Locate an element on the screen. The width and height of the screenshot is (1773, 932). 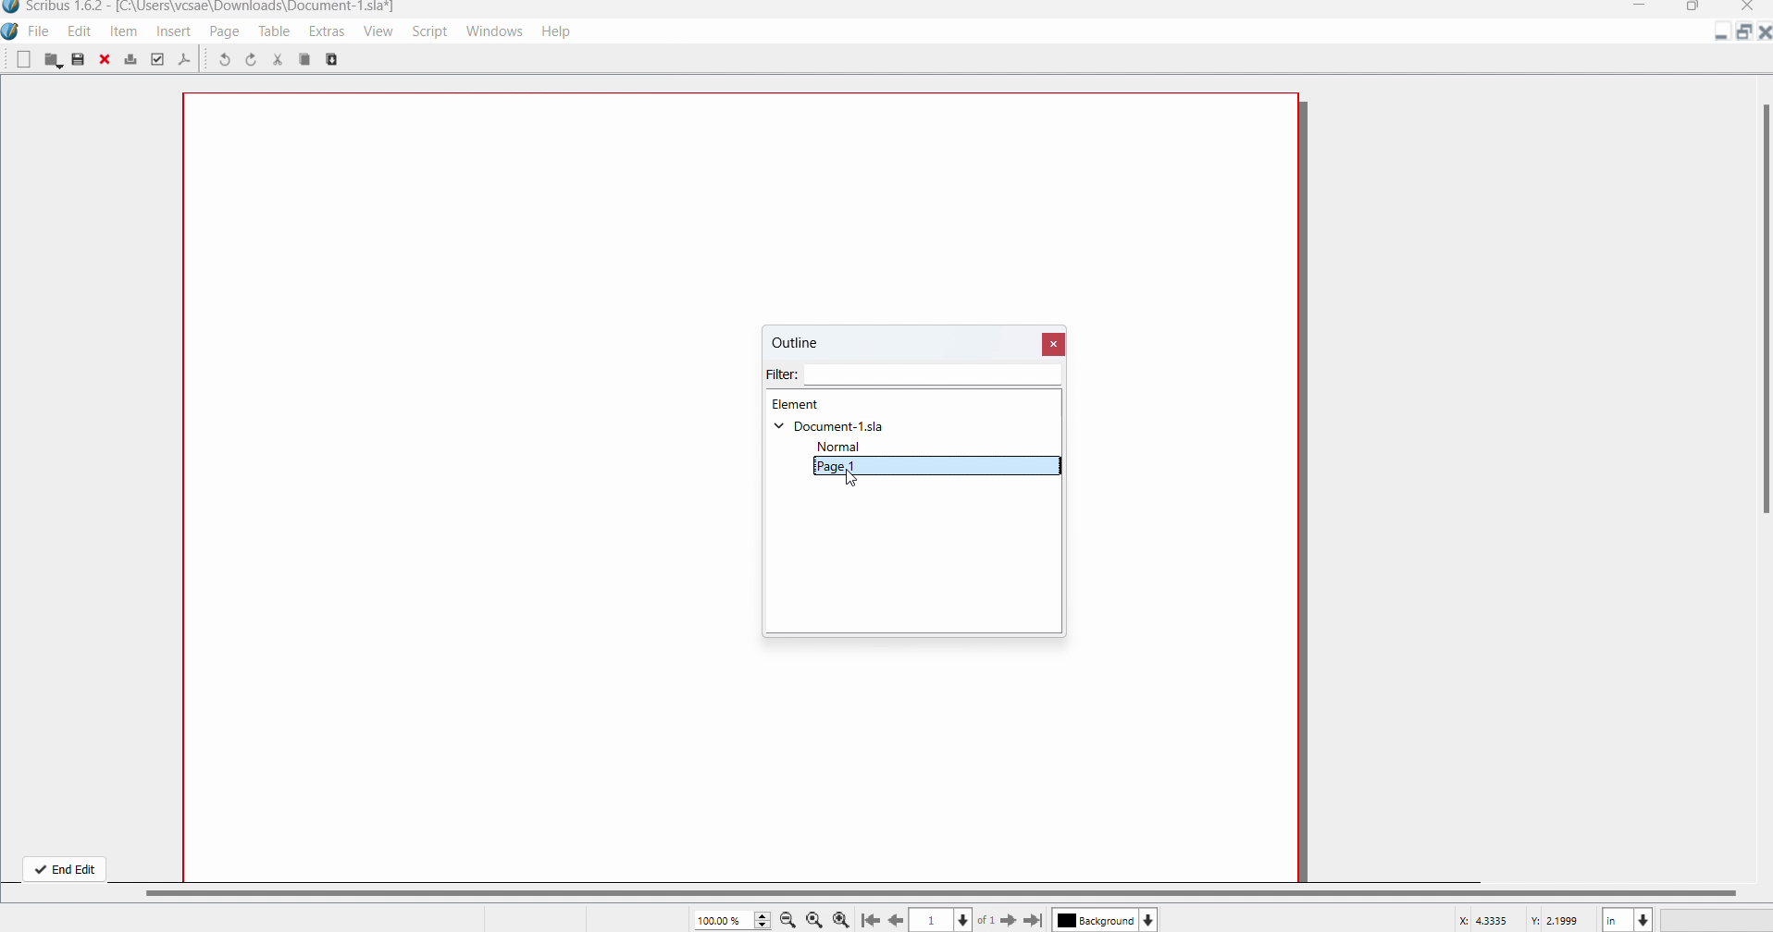
maximize is located at coordinates (1742, 33).